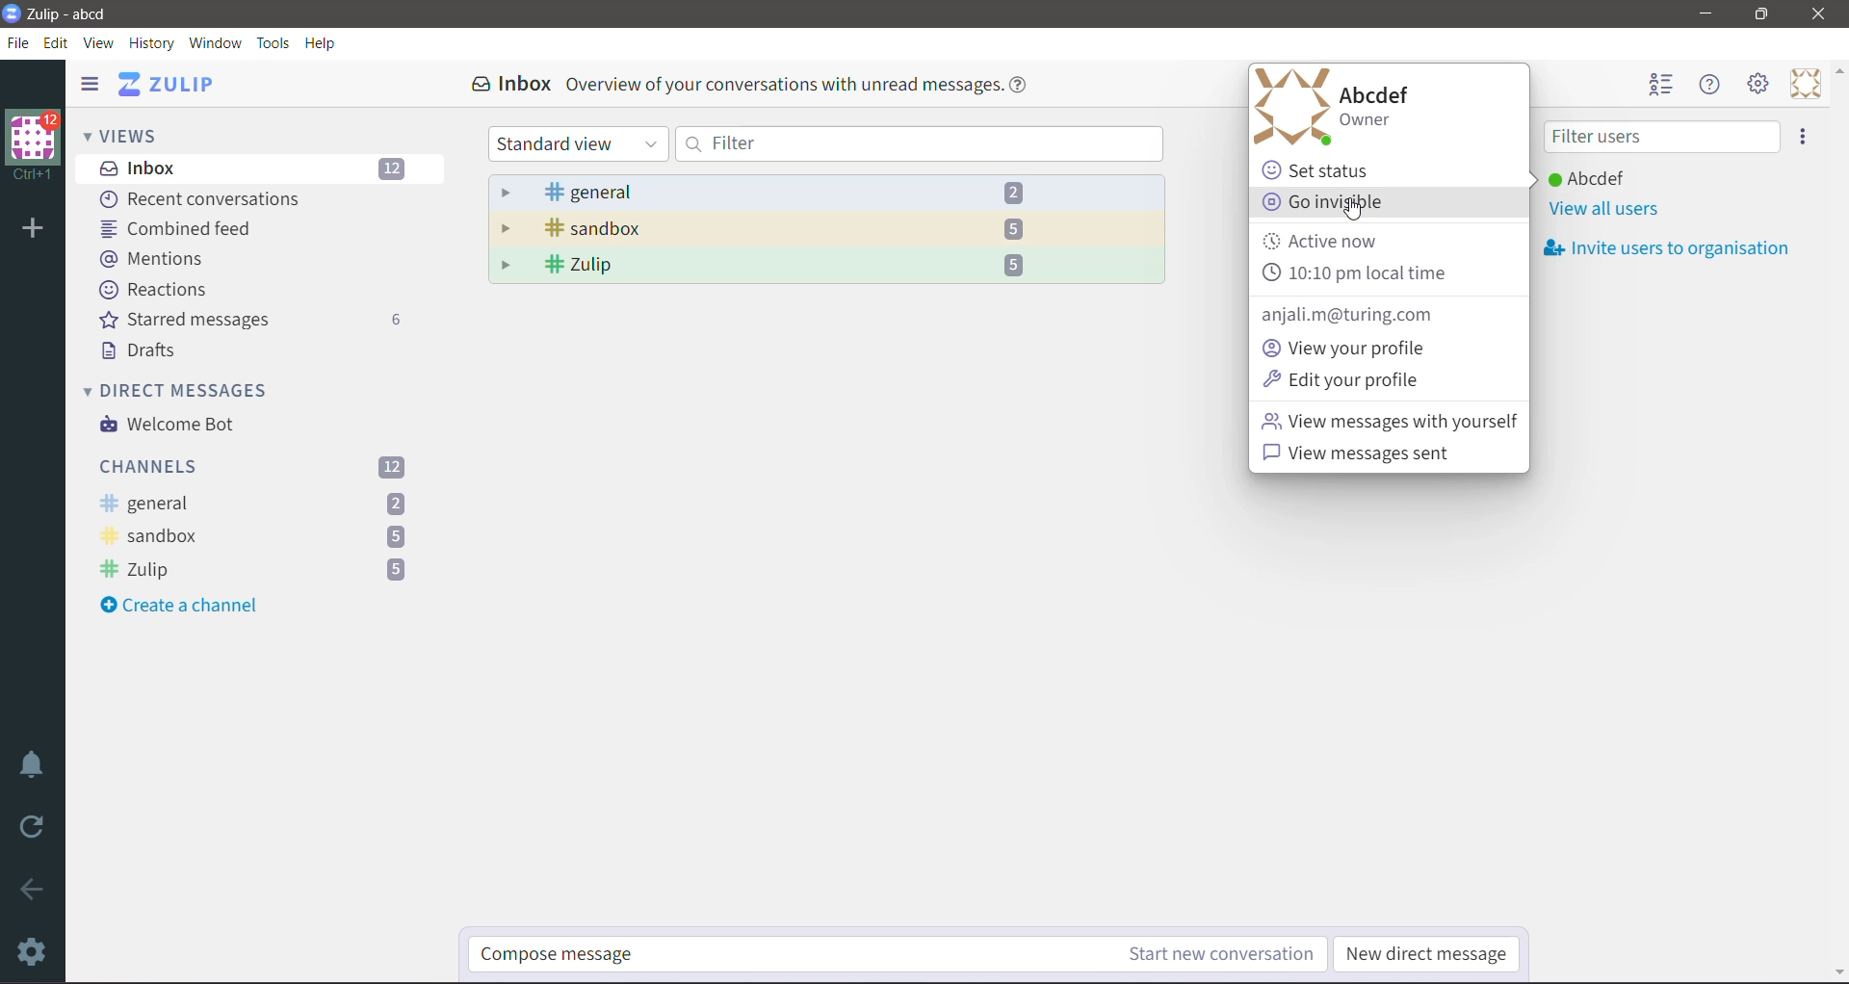 This screenshot has height=984, width=1849. Describe the element at coordinates (1360, 314) in the screenshot. I see `anjali.m@turing.com(User email id)` at that location.